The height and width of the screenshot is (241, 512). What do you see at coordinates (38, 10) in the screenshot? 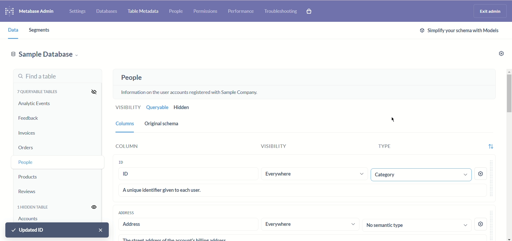
I see `Metabase admin` at bounding box center [38, 10].